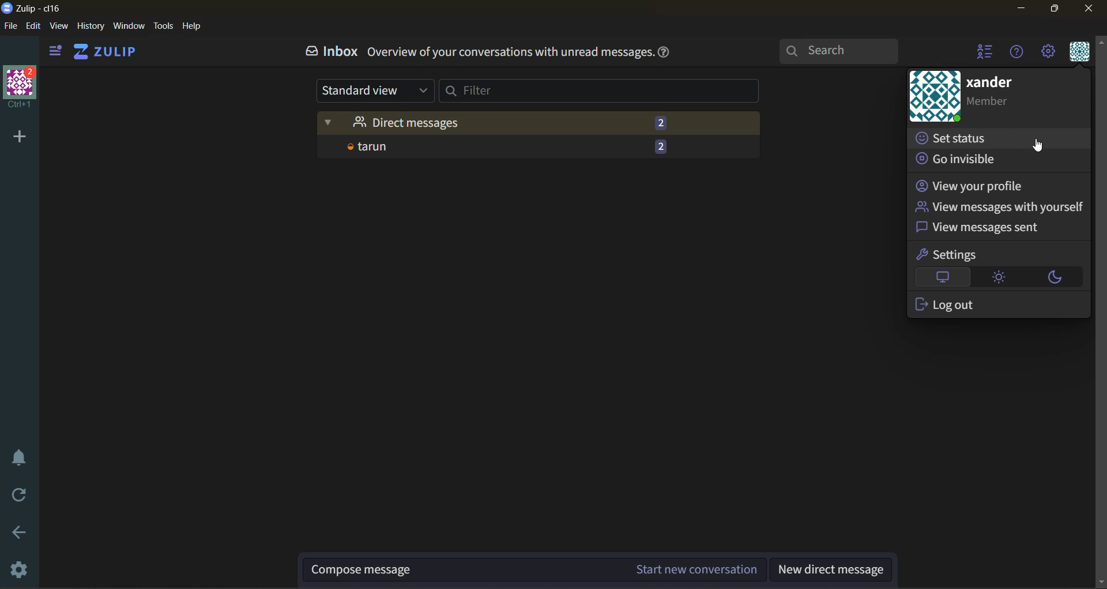 The height and width of the screenshot is (589, 1107). Describe the element at coordinates (62, 27) in the screenshot. I see `view` at that location.